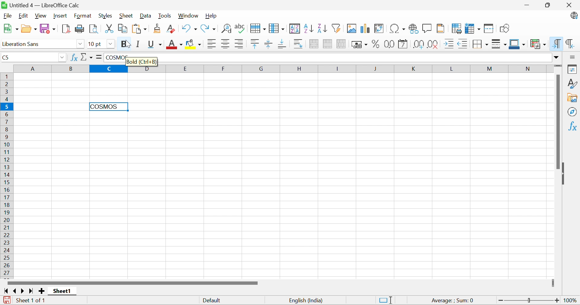  I want to click on Untitled 4 - LibreOffice Calc, so click(44, 5).